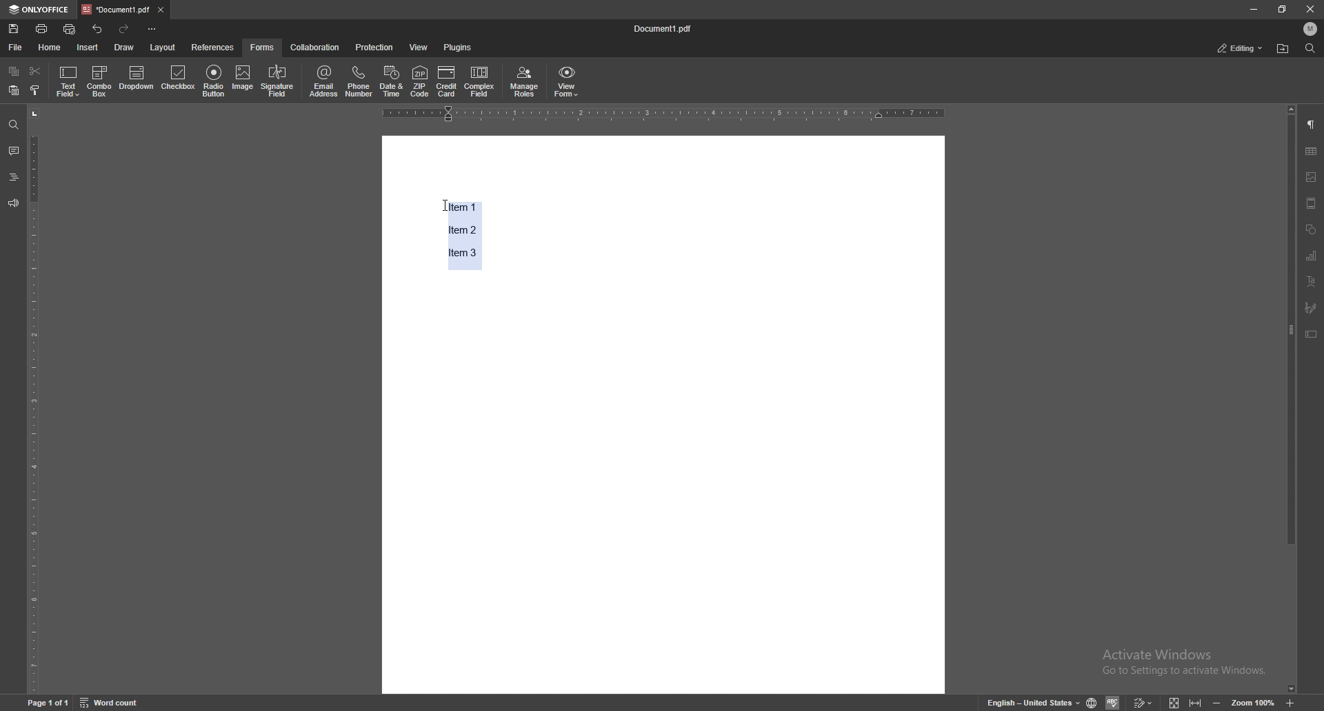 The width and height of the screenshot is (1324, 711). What do you see at coordinates (17, 48) in the screenshot?
I see `file` at bounding box center [17, 48].